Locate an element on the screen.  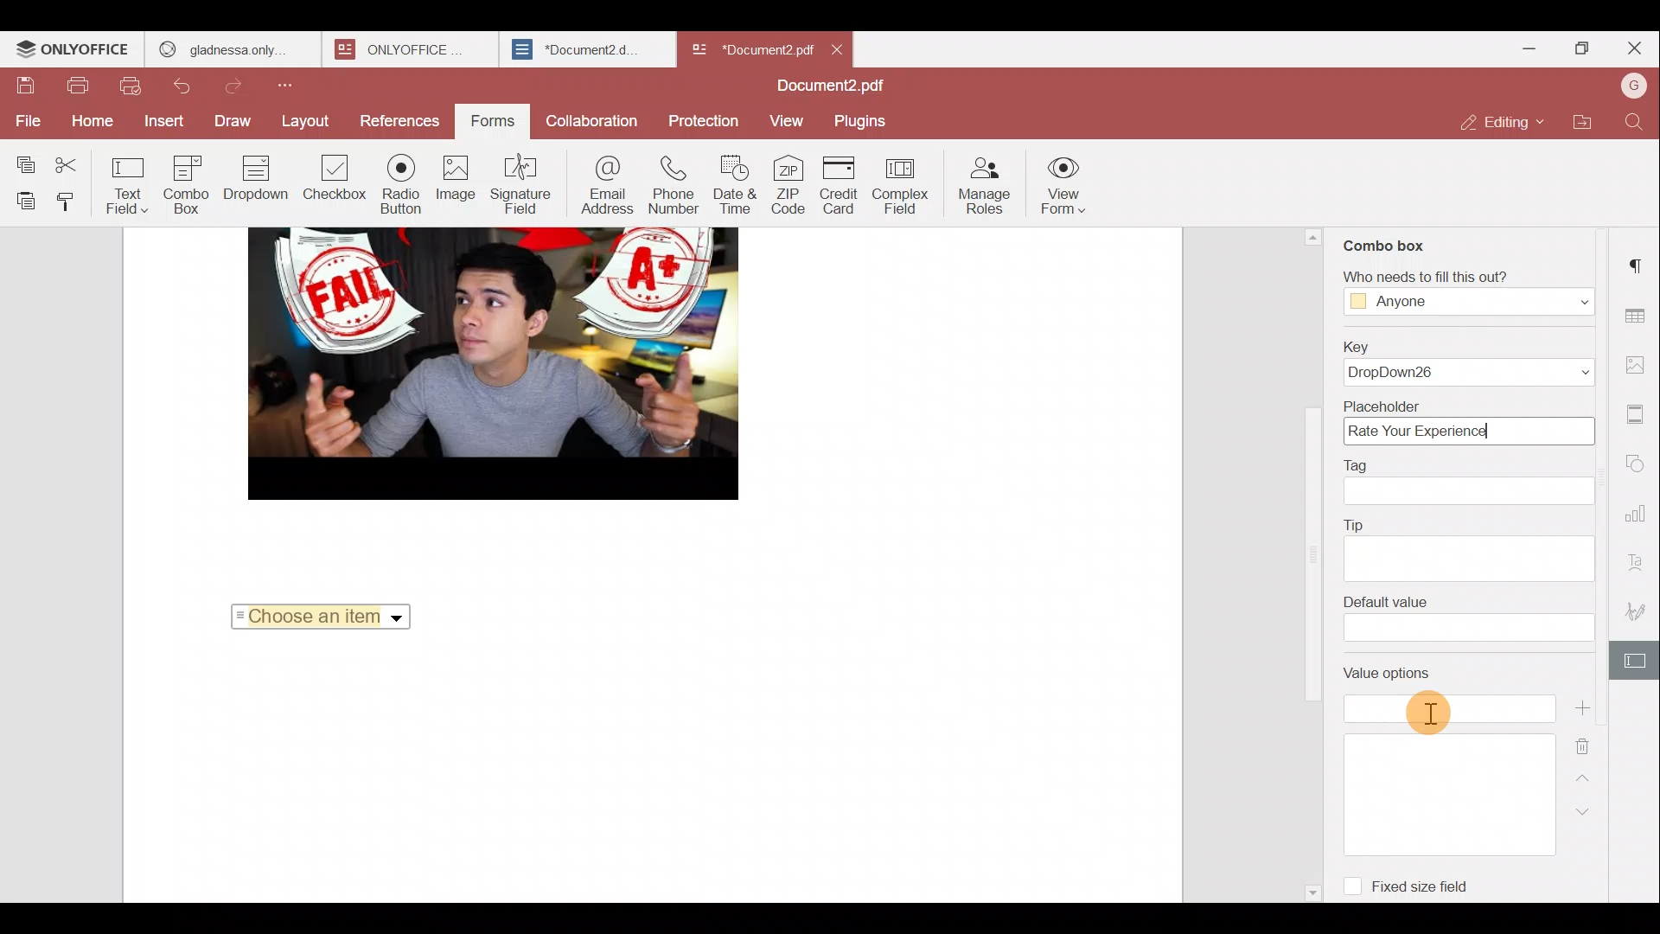
Remove value is located at coordinates (1586, 747).